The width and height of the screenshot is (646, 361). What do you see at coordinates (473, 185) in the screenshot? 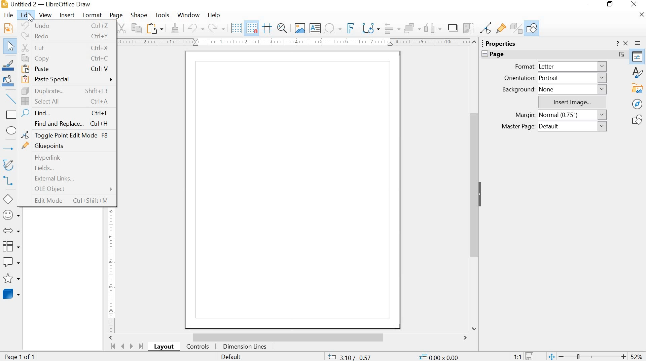
I see `Scroll Up or Down` at bounding box center [473, 185].